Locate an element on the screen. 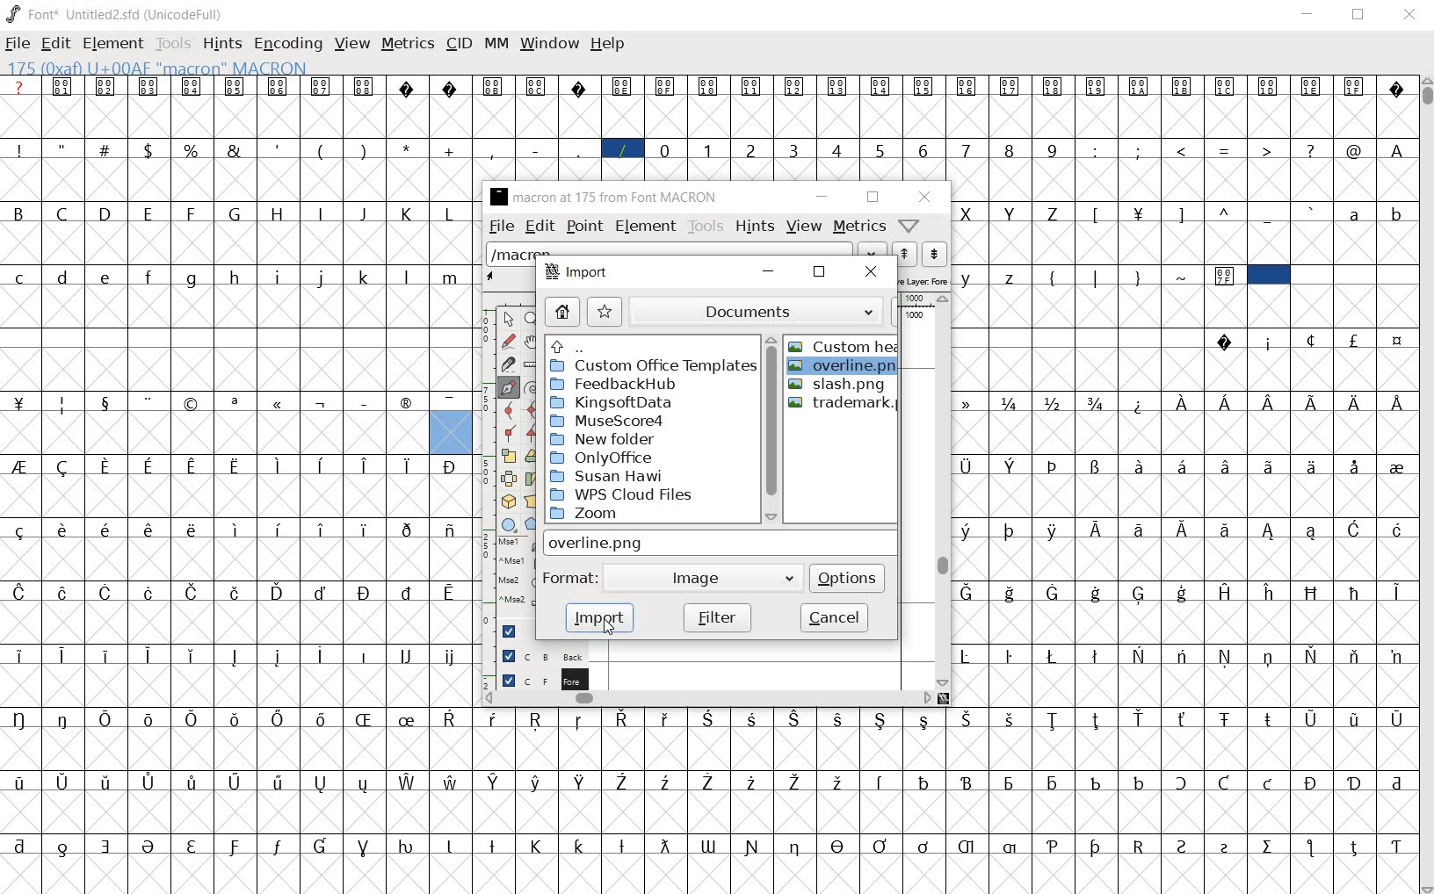 The width and height of the screenshot is (1434, 894). } is located at coordinates (1140, 277).